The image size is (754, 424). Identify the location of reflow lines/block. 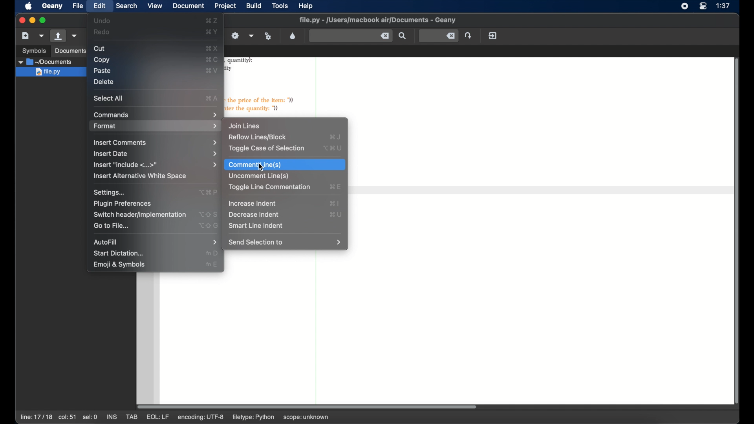
(258, 137).